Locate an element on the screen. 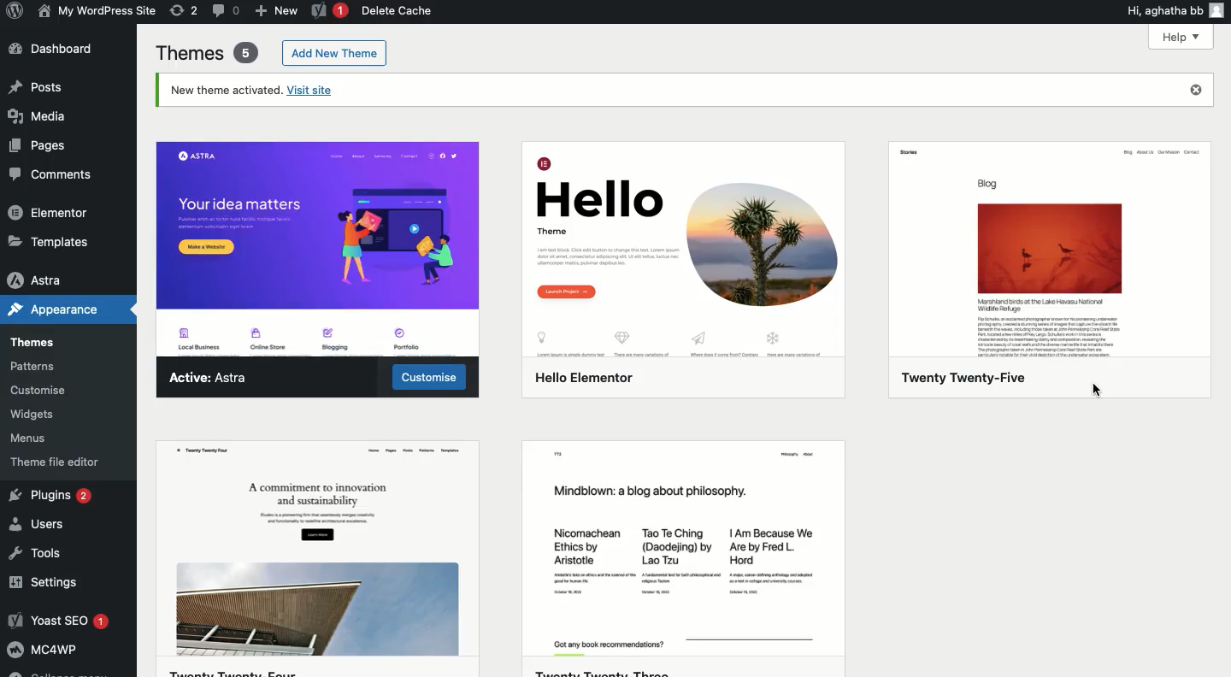 The width and height of the screenshot is (1231, 677). Pages is located at coordinates (37, 147).